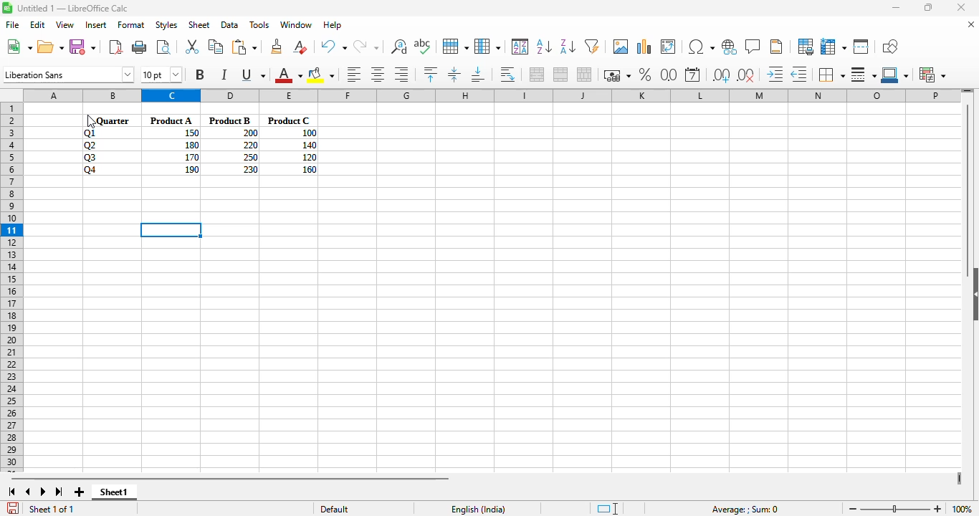  What do you see at coordinates (692, 75) in the screenshot?
I see `format as date` at bounding box center [692, 75].